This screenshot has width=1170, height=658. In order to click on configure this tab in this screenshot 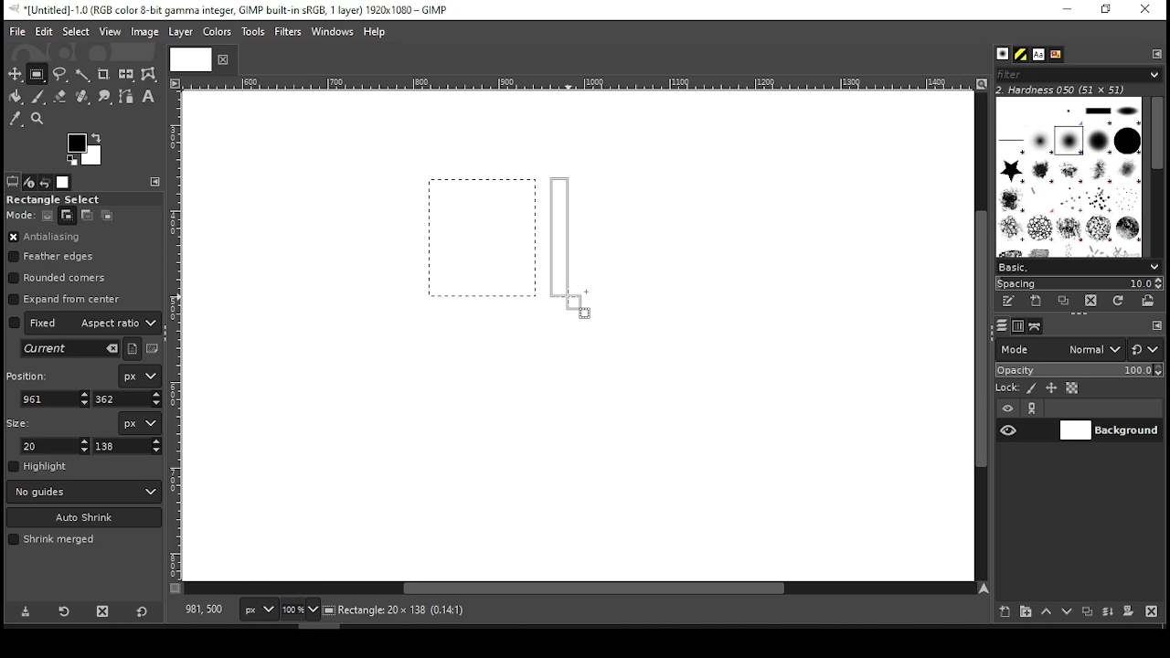, I will do `click(157, 182)`.